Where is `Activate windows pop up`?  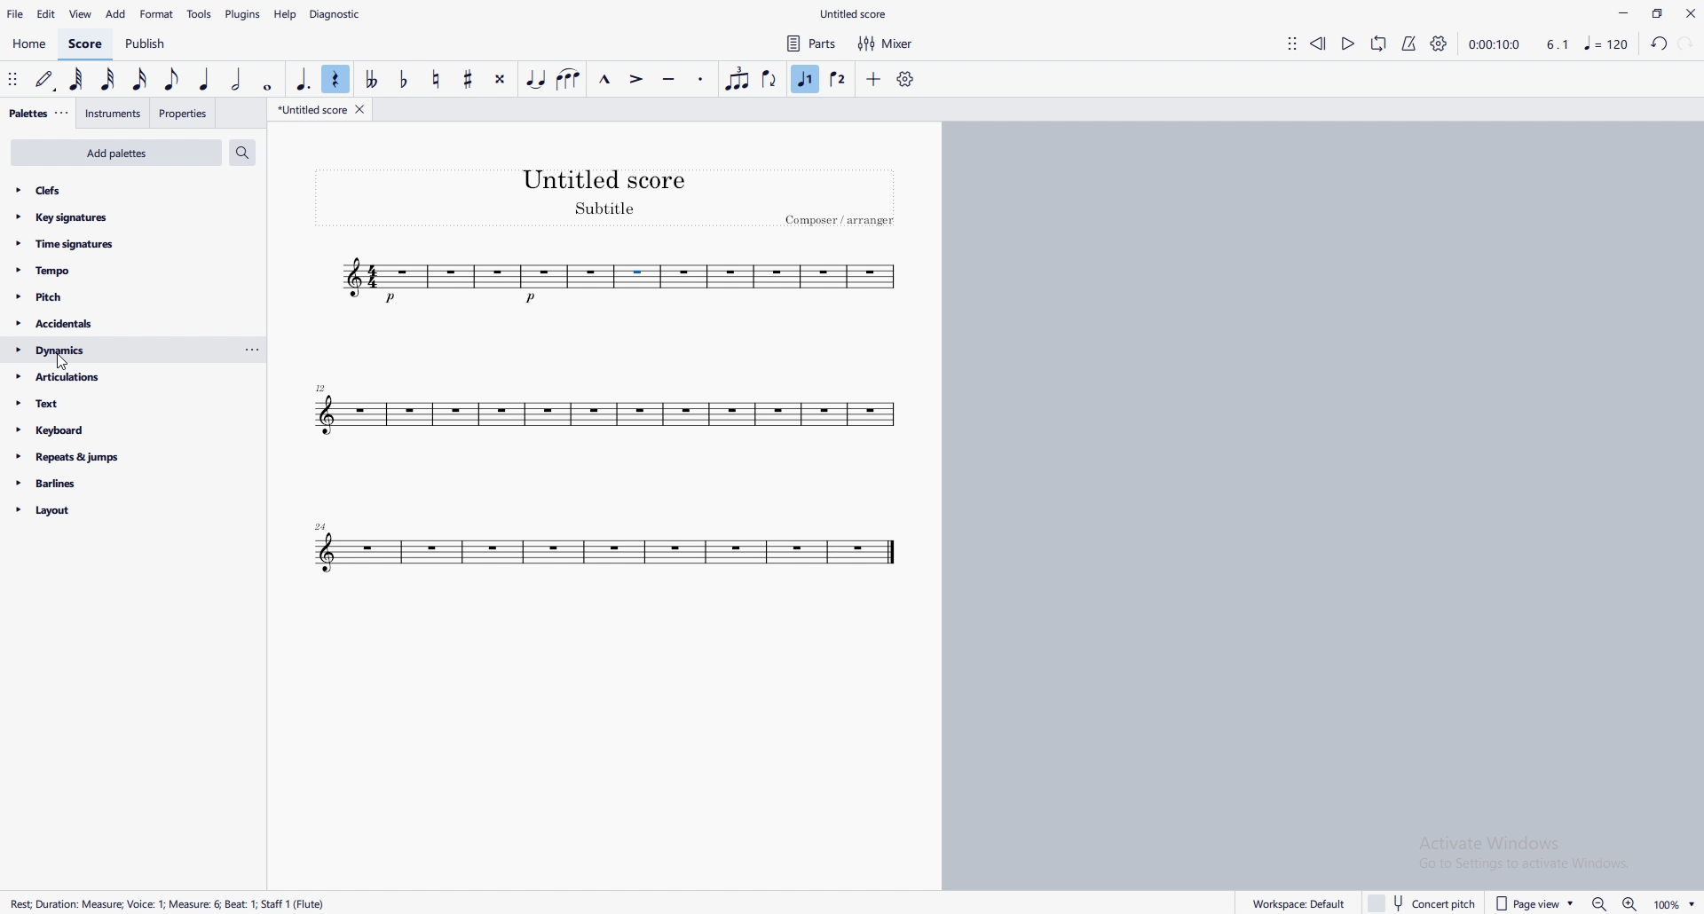
Activate windows pop up is located at coordinates (1537, 856).